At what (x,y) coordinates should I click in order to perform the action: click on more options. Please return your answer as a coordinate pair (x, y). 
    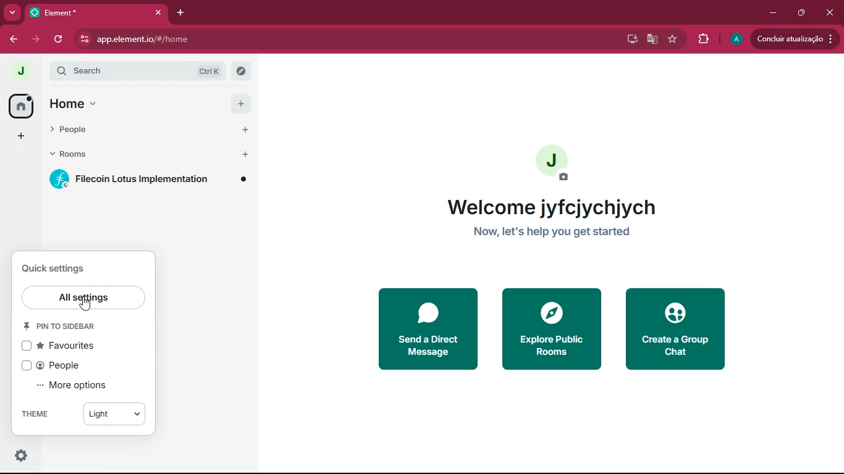
    Looking at the image, I should click on (74, 385).